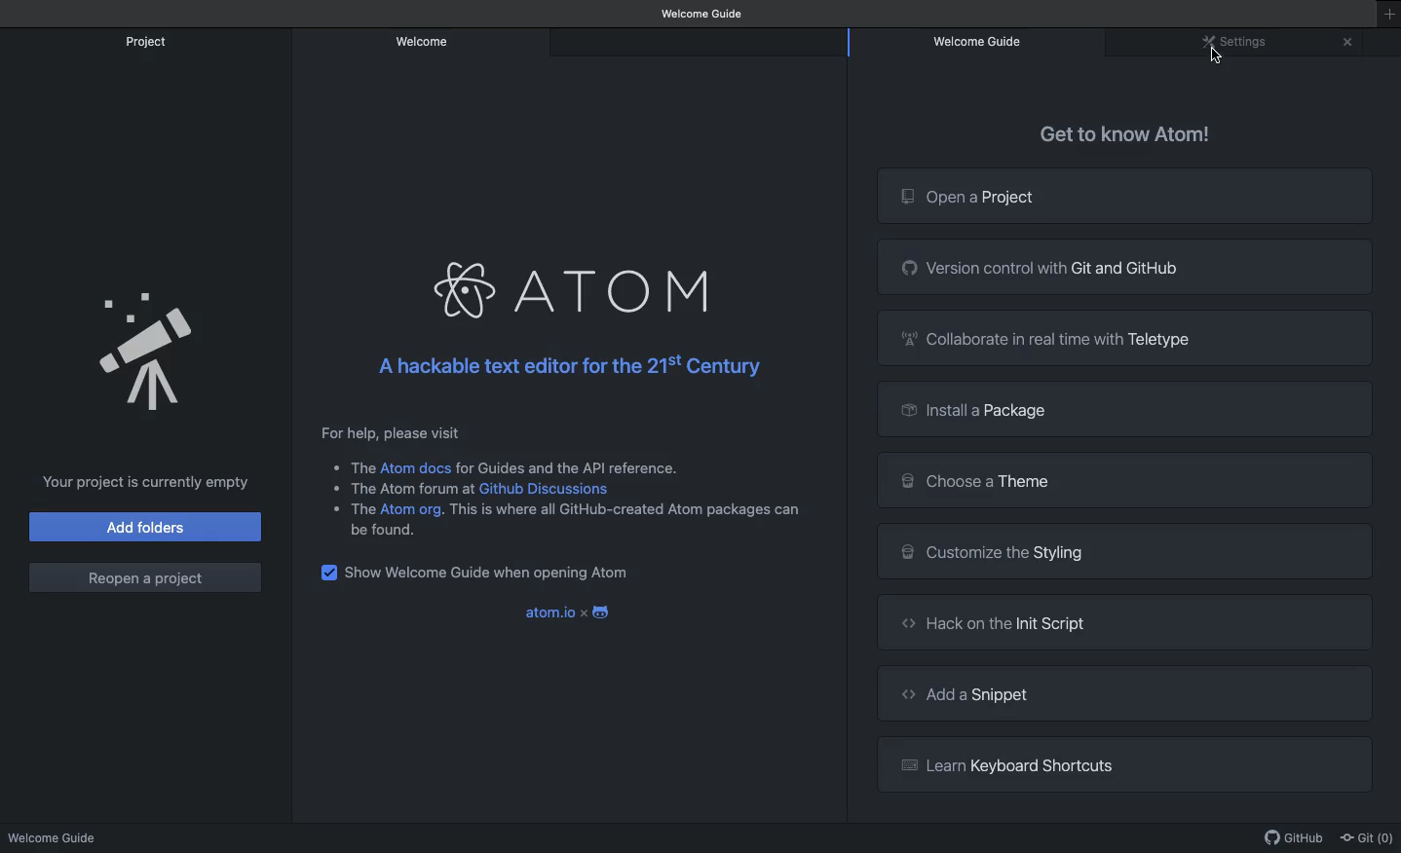  What do you see at coordinates (143, 480) in the screenshot?
I see `Your project is currently empty` at bounding box center [143, 480].